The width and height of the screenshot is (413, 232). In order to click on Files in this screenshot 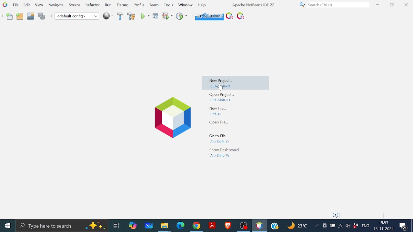, I will do `click(165, 226)`.